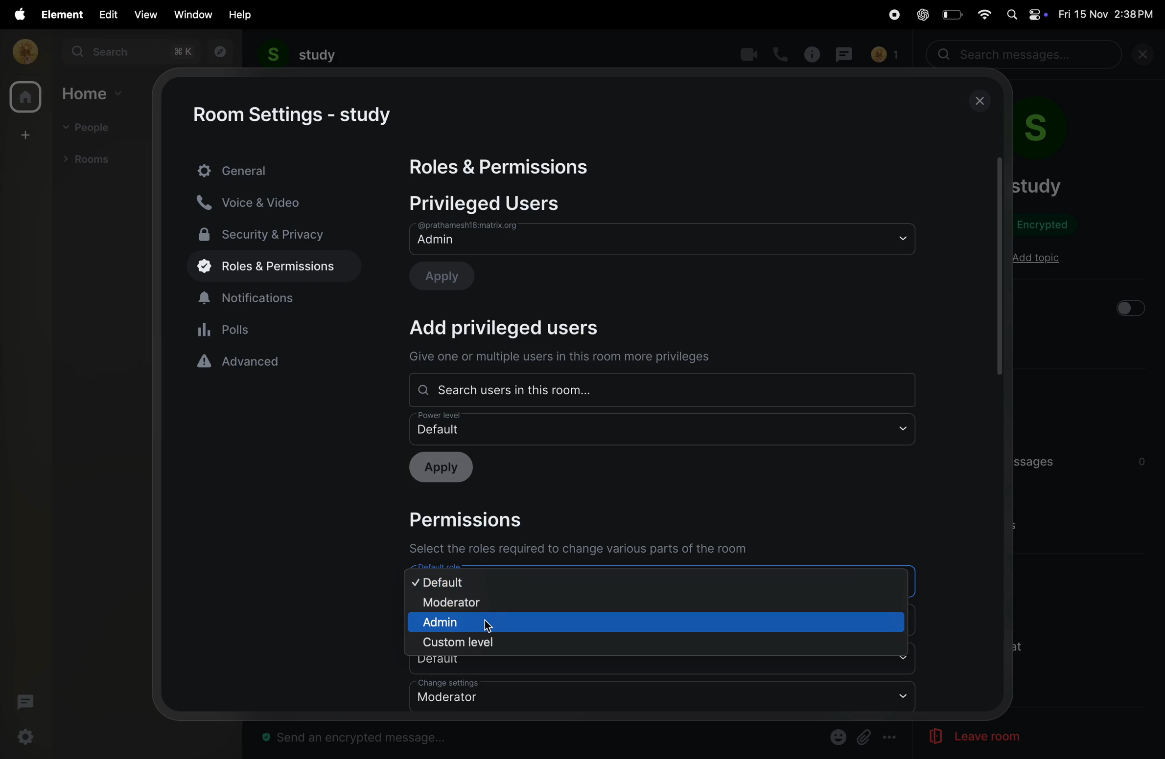 This screenshot has width=1165, height=759. I want to click on home, so click(94, 93).